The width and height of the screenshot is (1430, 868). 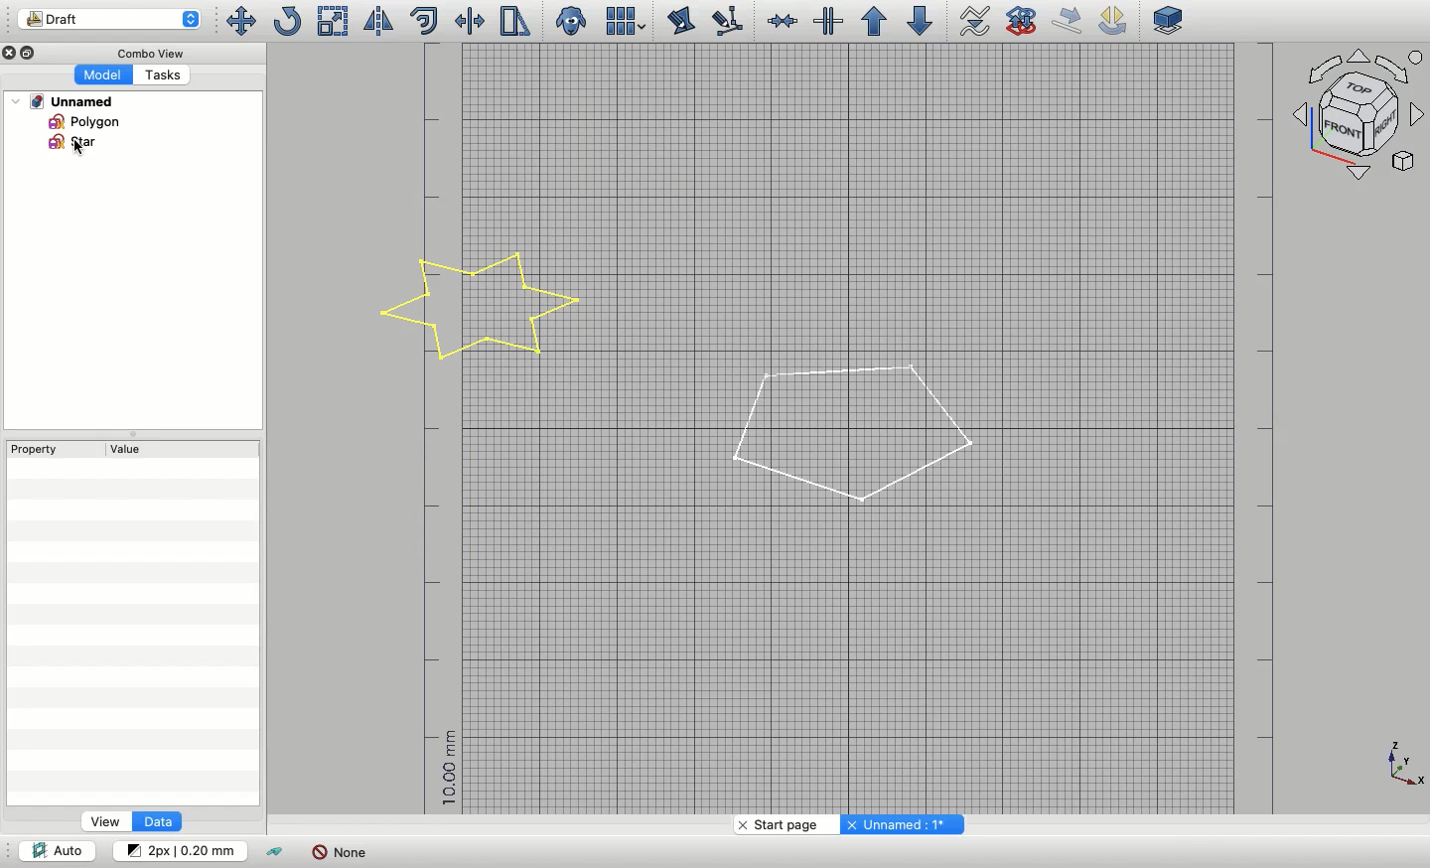 I want to click on Subelement highlight, so click(x=725, y=22).